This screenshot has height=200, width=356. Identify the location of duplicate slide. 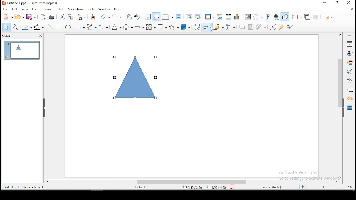
(307, 16).